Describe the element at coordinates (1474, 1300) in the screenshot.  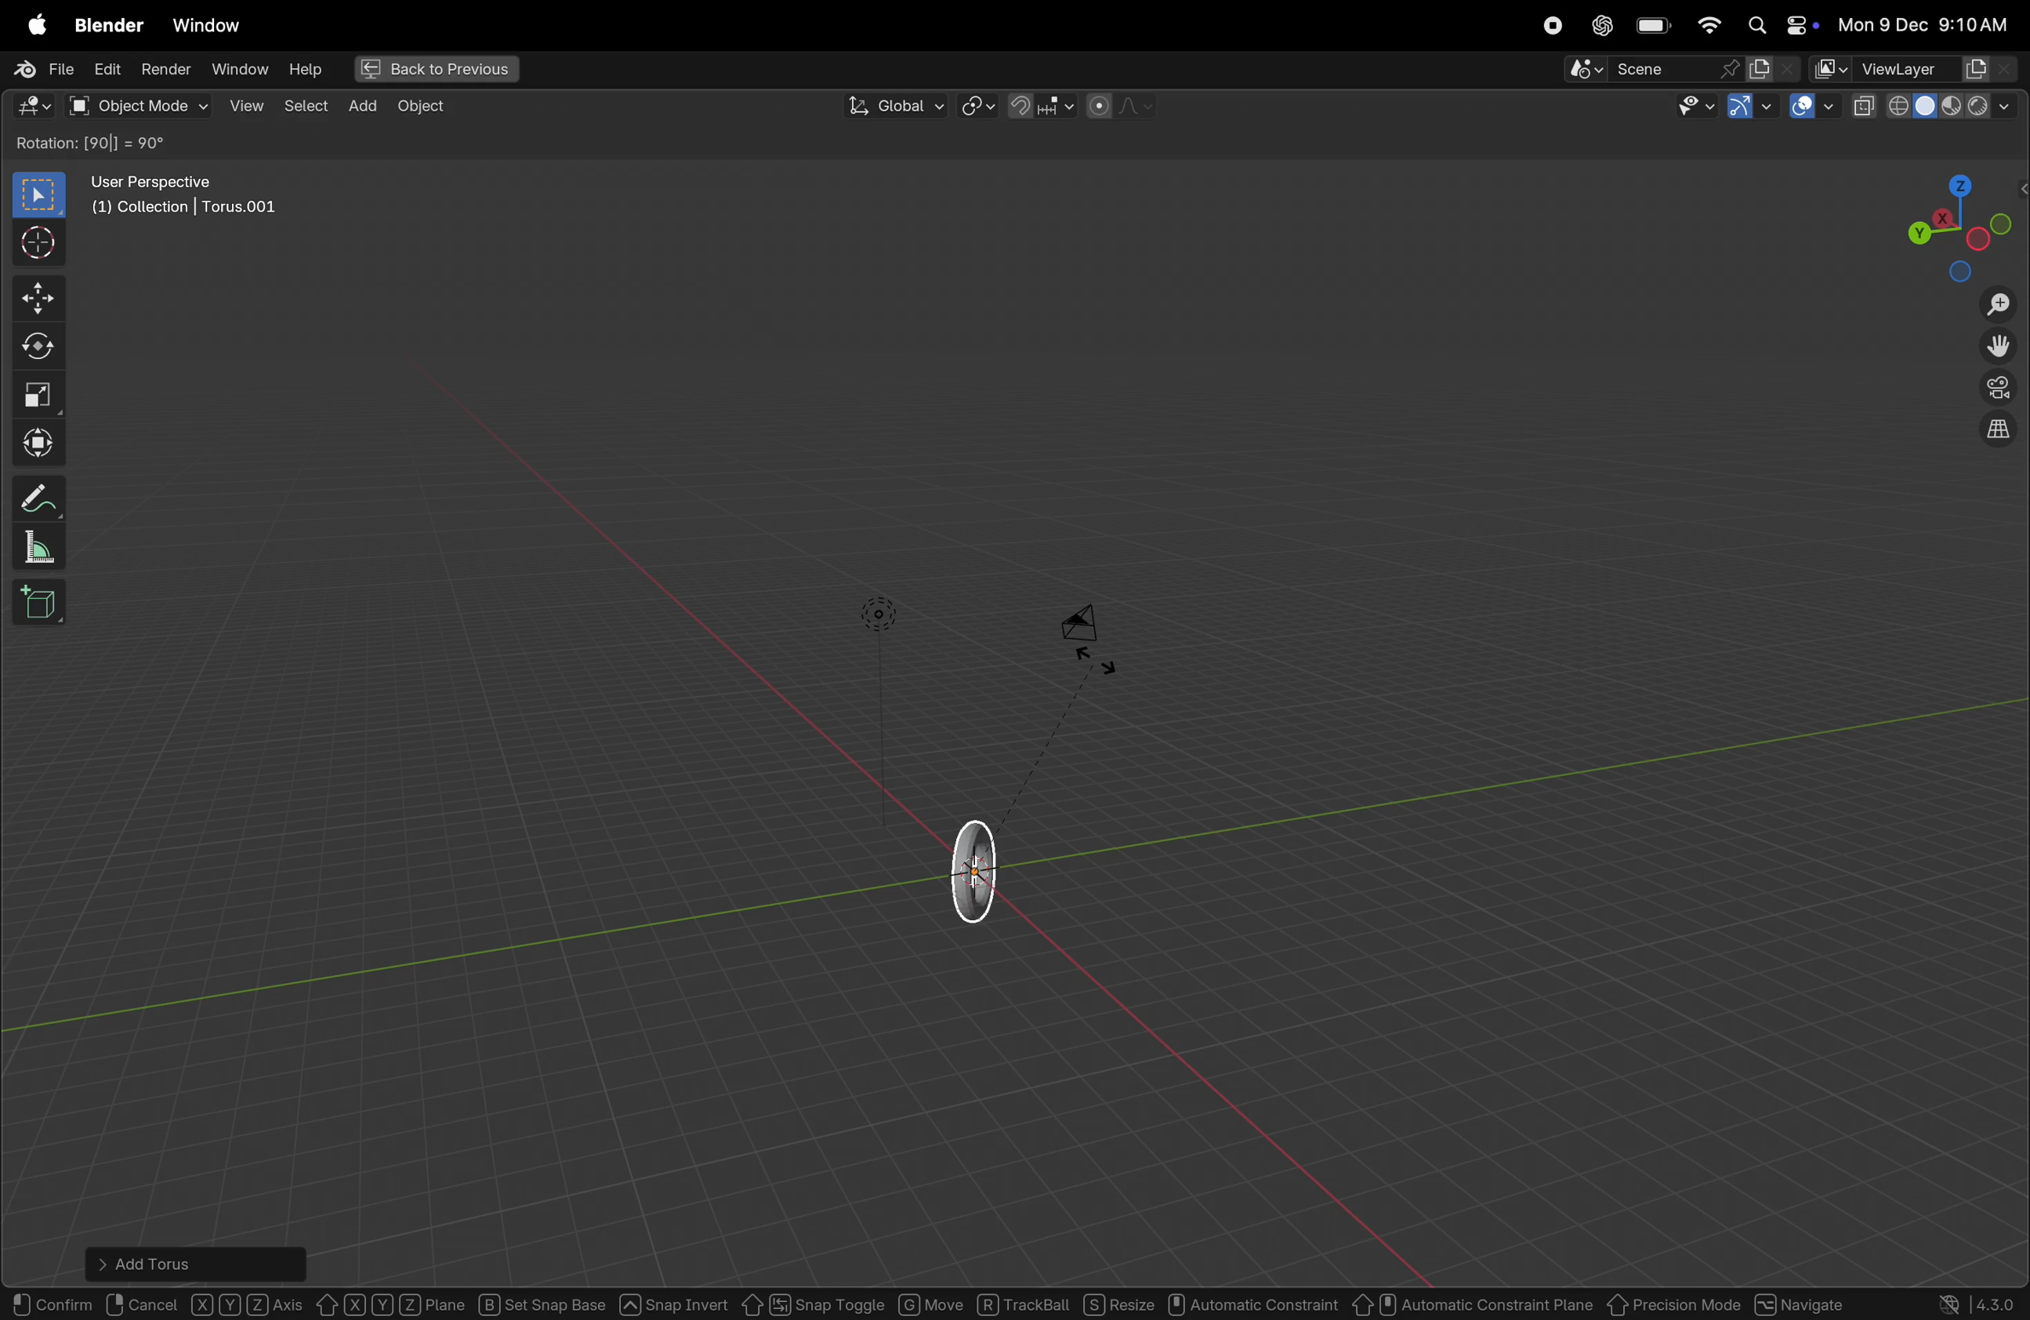
I see `automatic constraint plane` at that location.